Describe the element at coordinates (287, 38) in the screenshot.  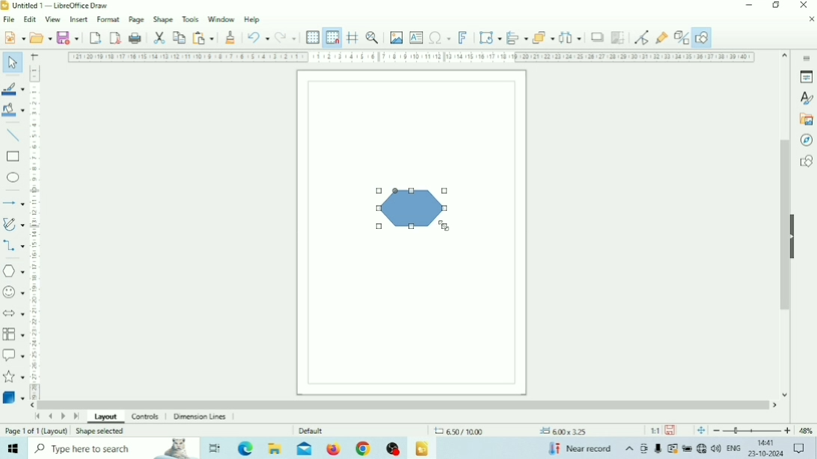
I see `Redo` at that location.